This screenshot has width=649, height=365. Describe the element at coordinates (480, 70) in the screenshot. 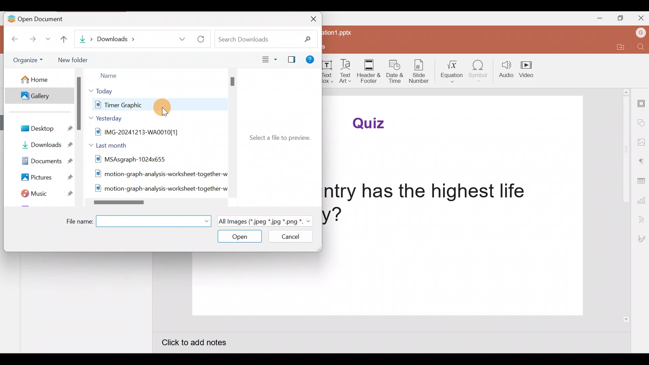

I see `Symbol` at that location.